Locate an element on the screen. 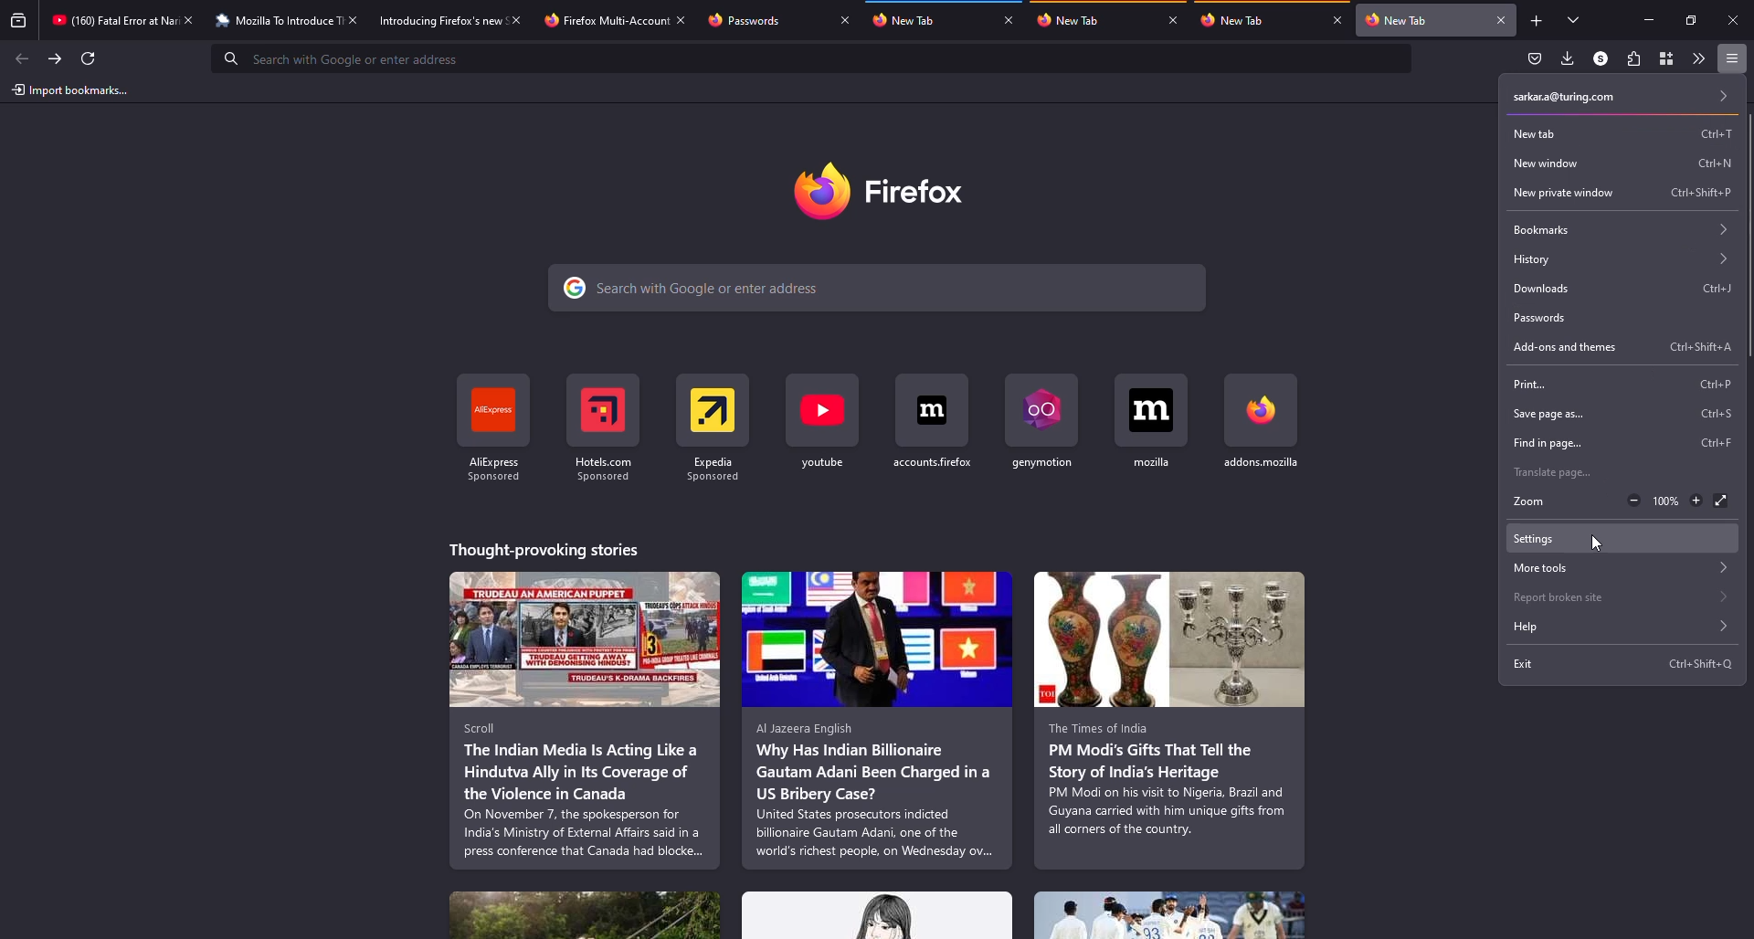  menu is located at coordinates (1730, 58).